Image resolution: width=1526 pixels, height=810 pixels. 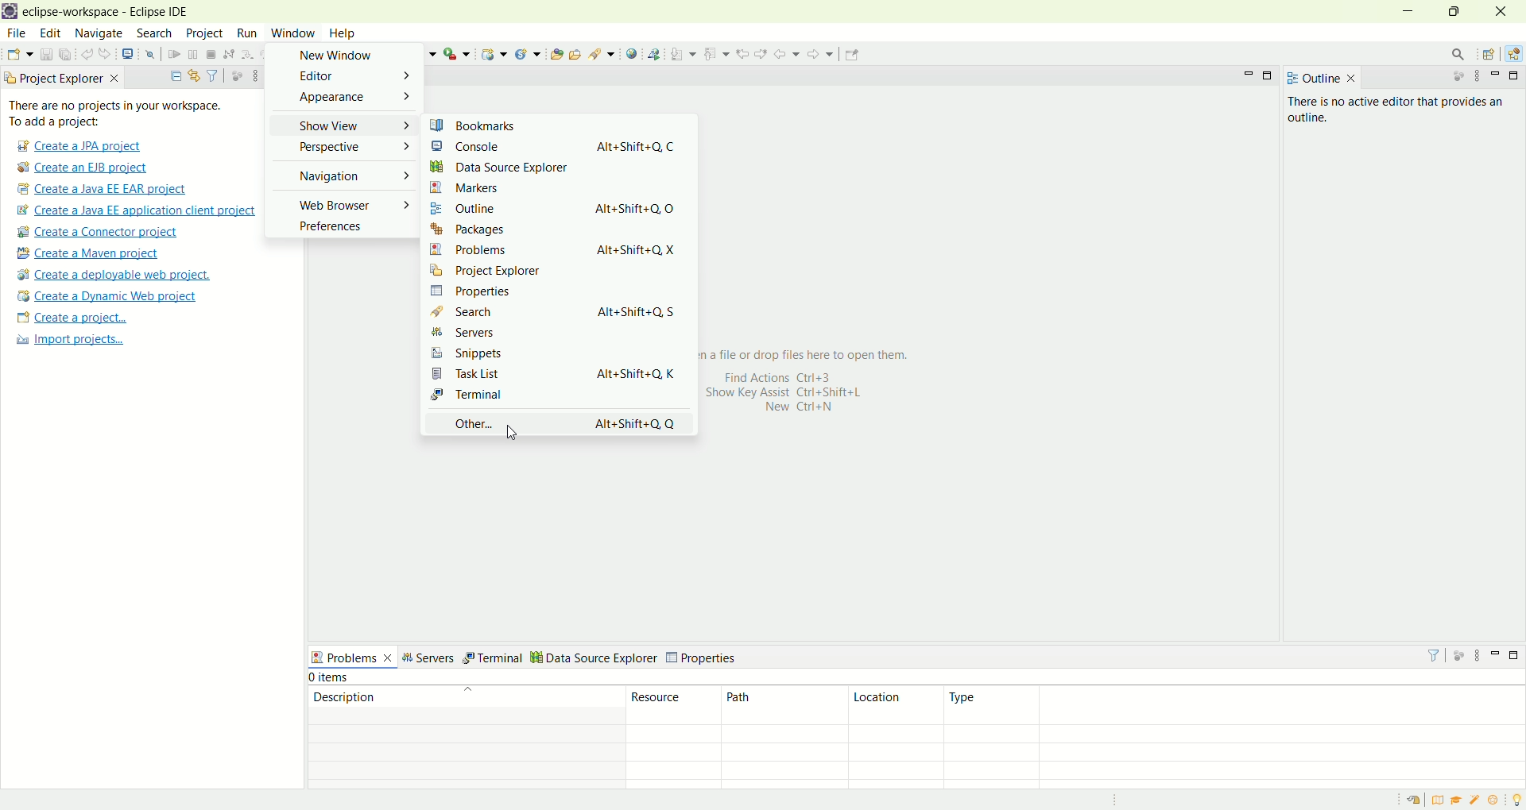 I want to click on pin editor, so click(x=854, y=56).